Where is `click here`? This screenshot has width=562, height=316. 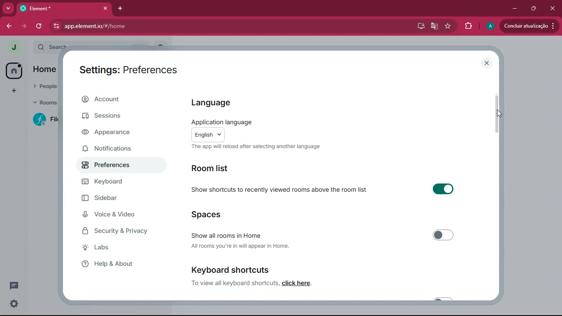 click here is located at coordinates (300, 285).